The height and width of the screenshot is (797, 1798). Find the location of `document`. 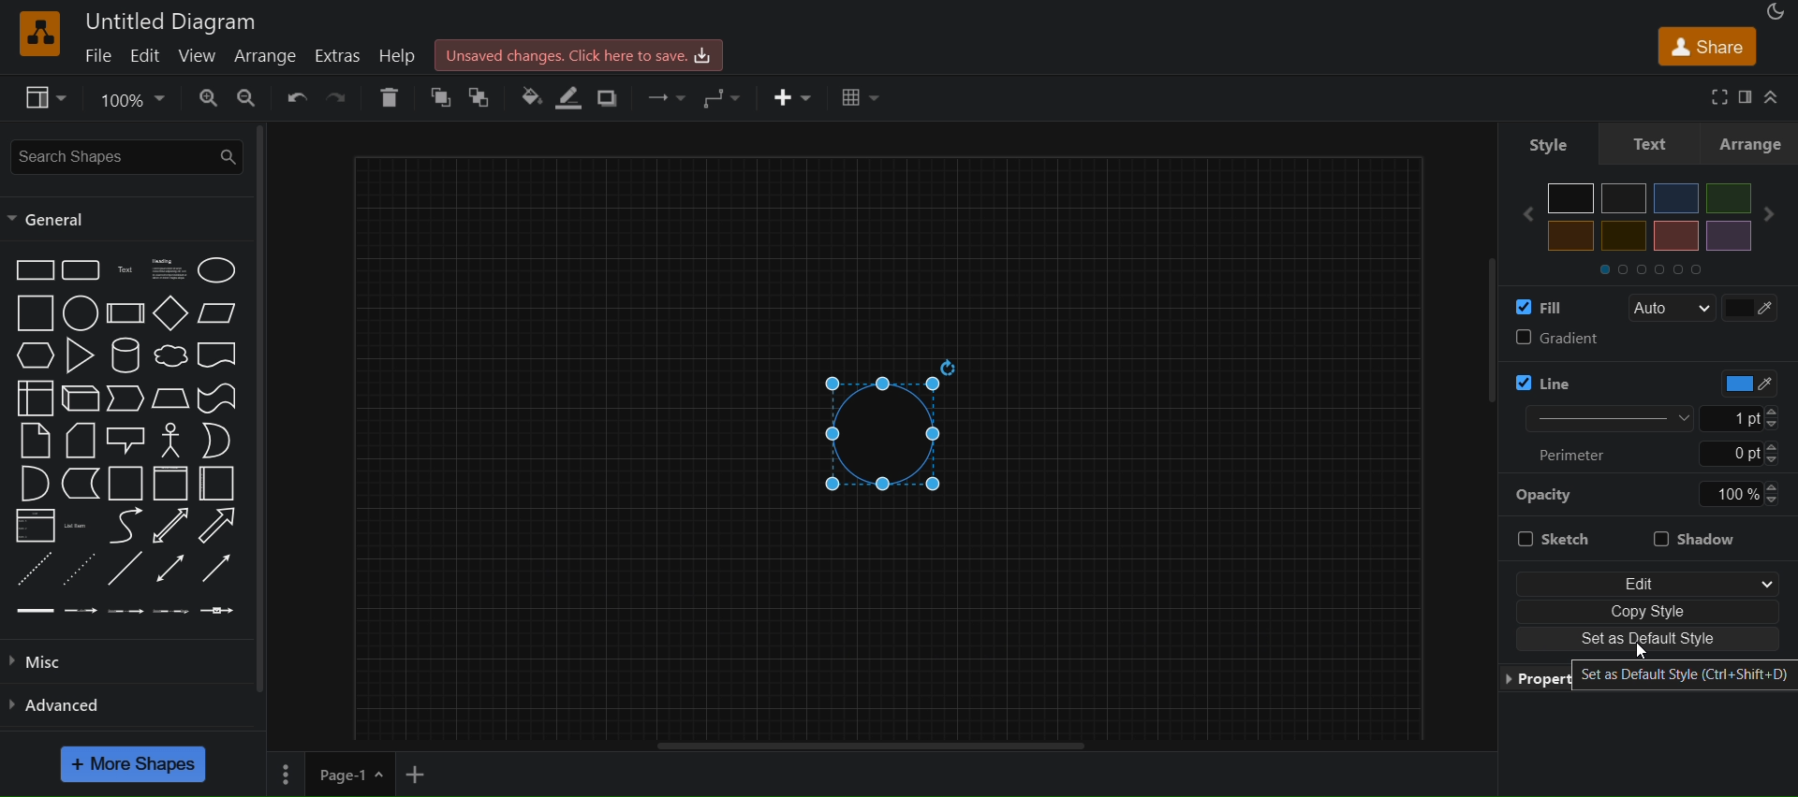

document is located at coordinates (220, 358).